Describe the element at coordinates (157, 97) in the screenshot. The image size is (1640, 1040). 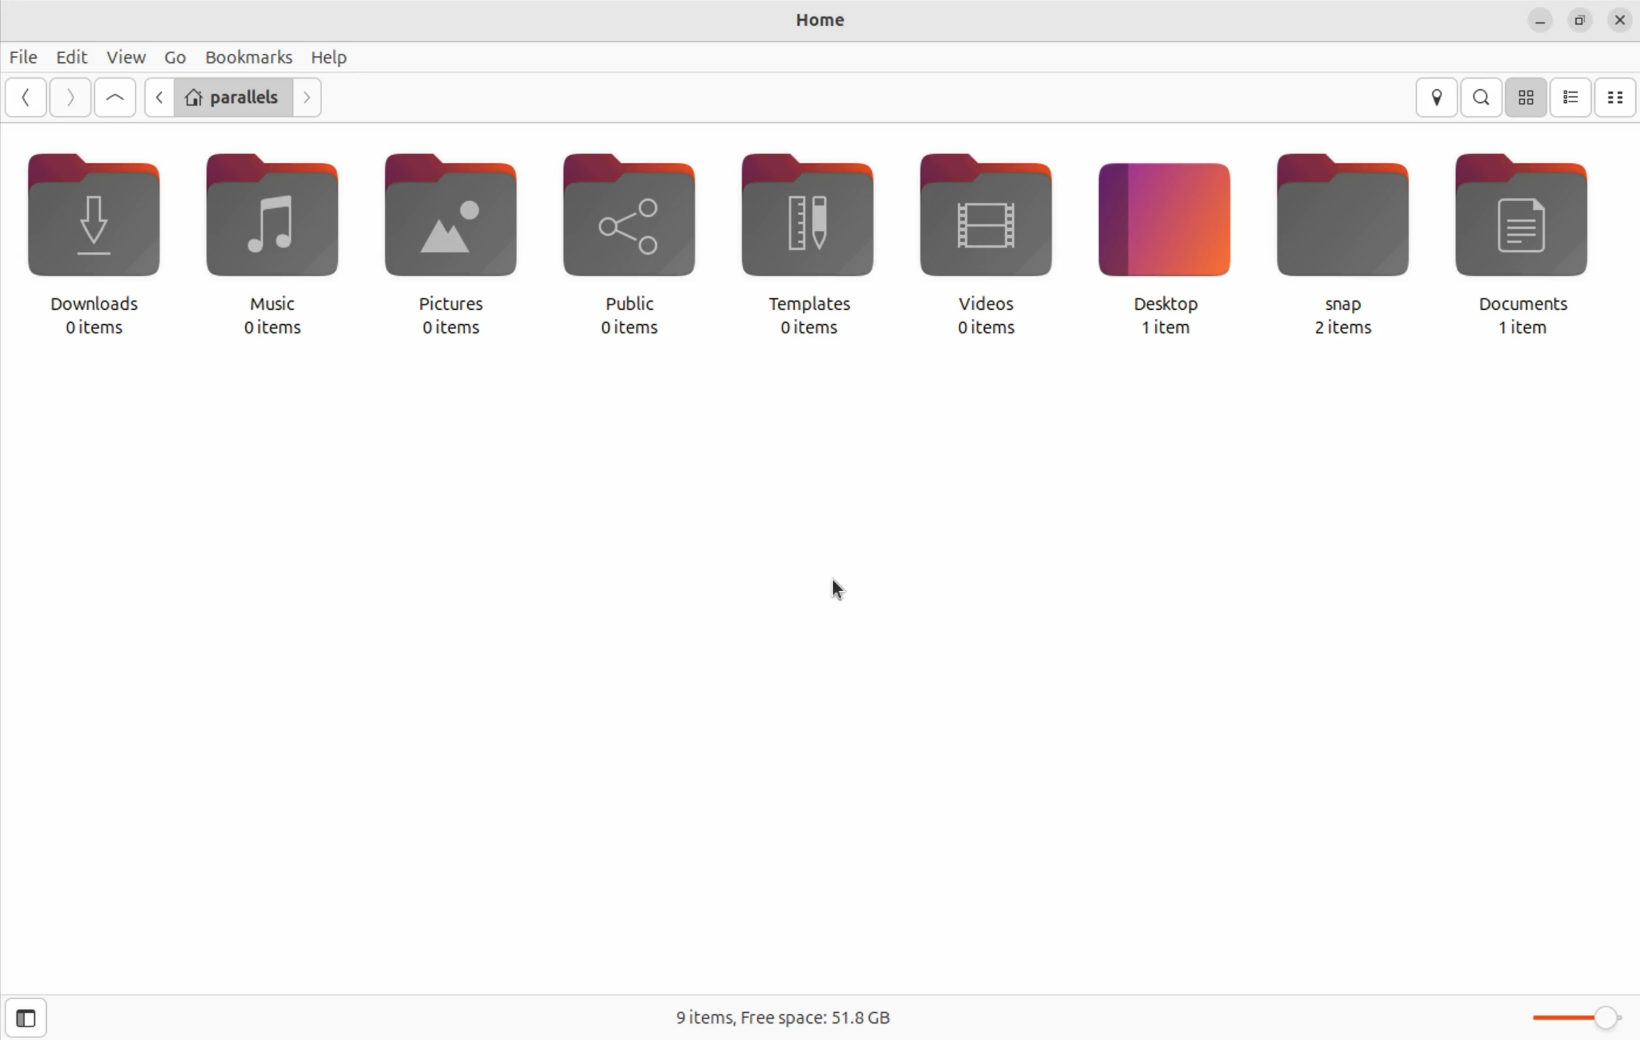
I see `backward` at that location.